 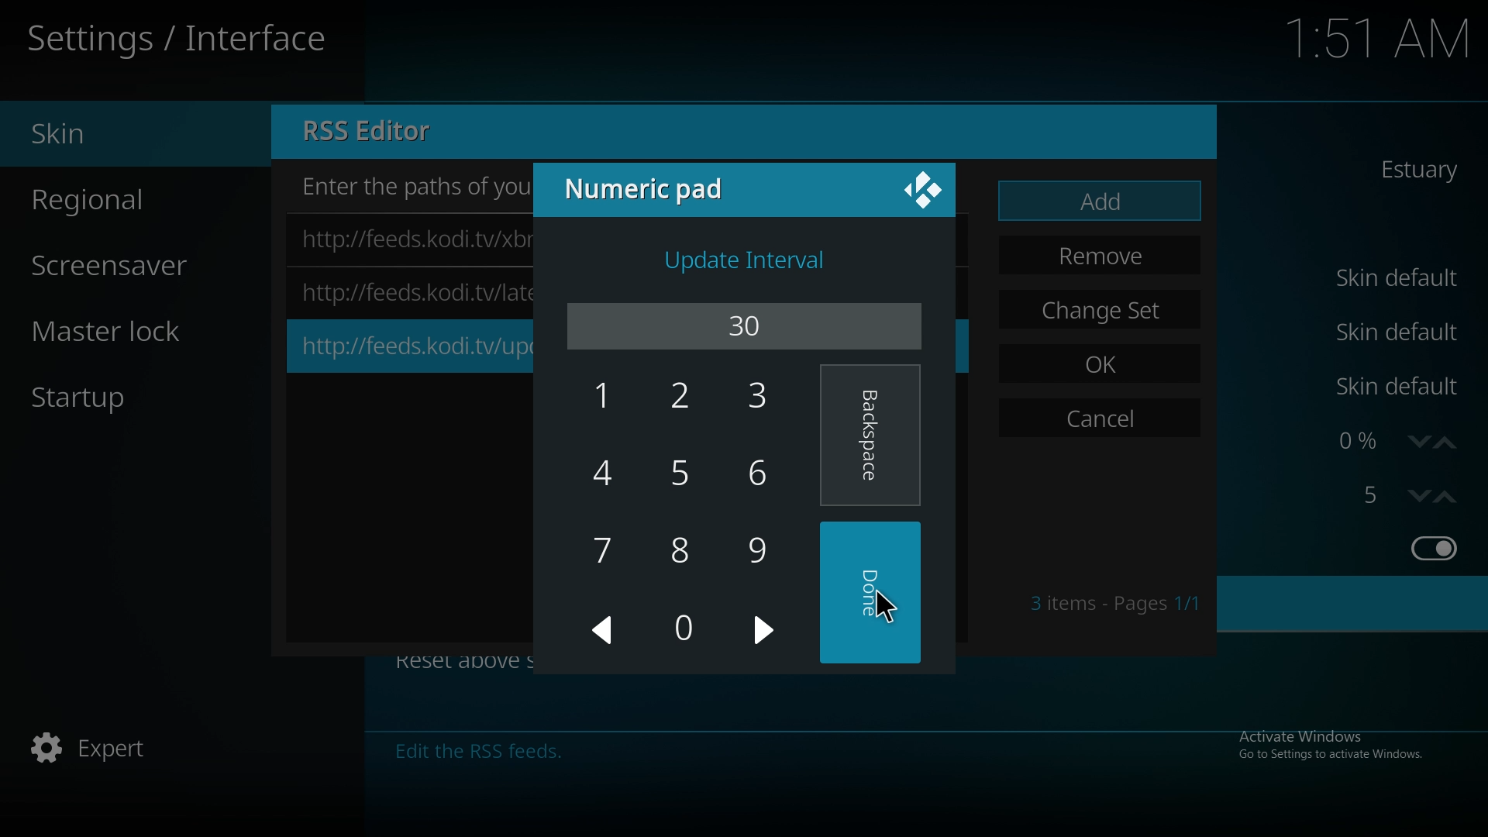 What do you see at coordinates (888, 611) in the screenshot?
I see `Cursor` at bounding box center [888, 611].